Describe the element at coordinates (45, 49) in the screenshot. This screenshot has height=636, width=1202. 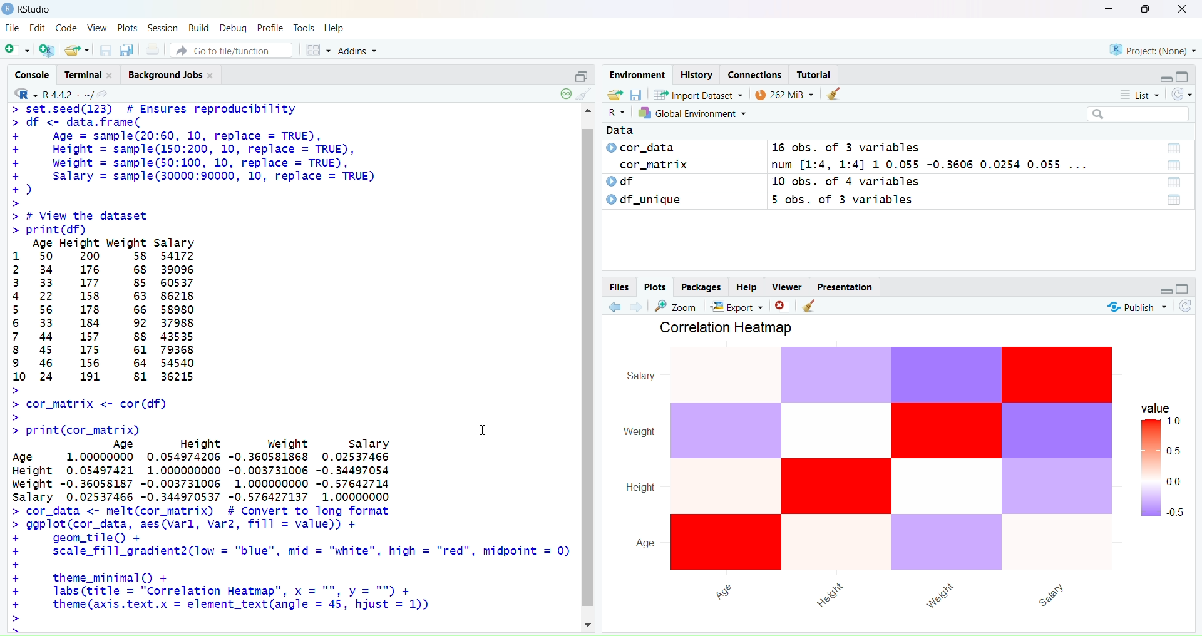
I see `Create a project` at that location.